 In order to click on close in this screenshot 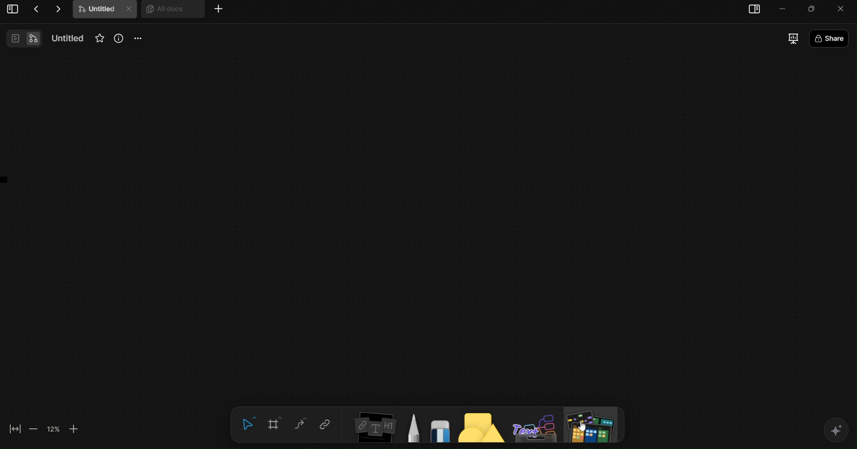, I will do `click(845, 8)`.